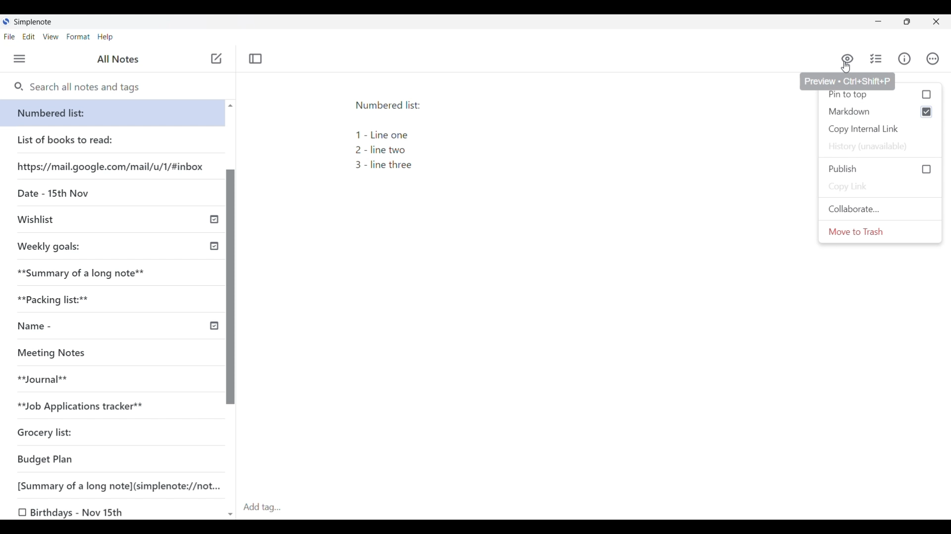  I want to click on Move to trash, so click(880, 231).